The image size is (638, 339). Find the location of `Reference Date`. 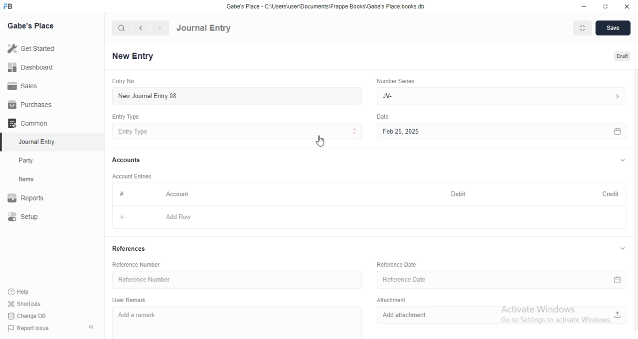

Reference Date is located at coordinates (500, 280).